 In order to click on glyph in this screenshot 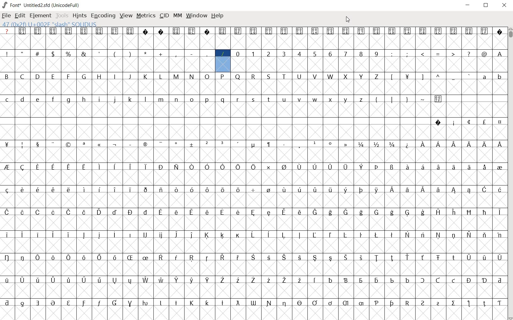, I will do `click(7, 280)`.